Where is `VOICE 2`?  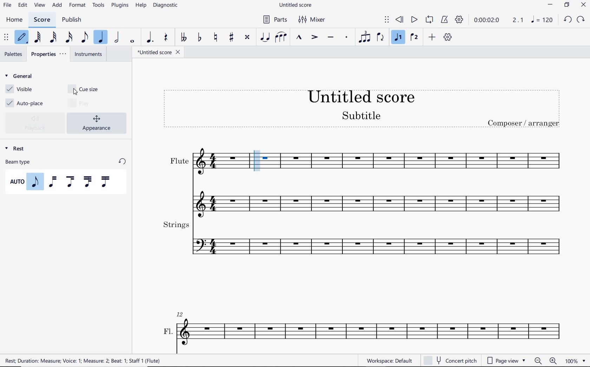 VOICE 2 is located at coordinates (414, 38).